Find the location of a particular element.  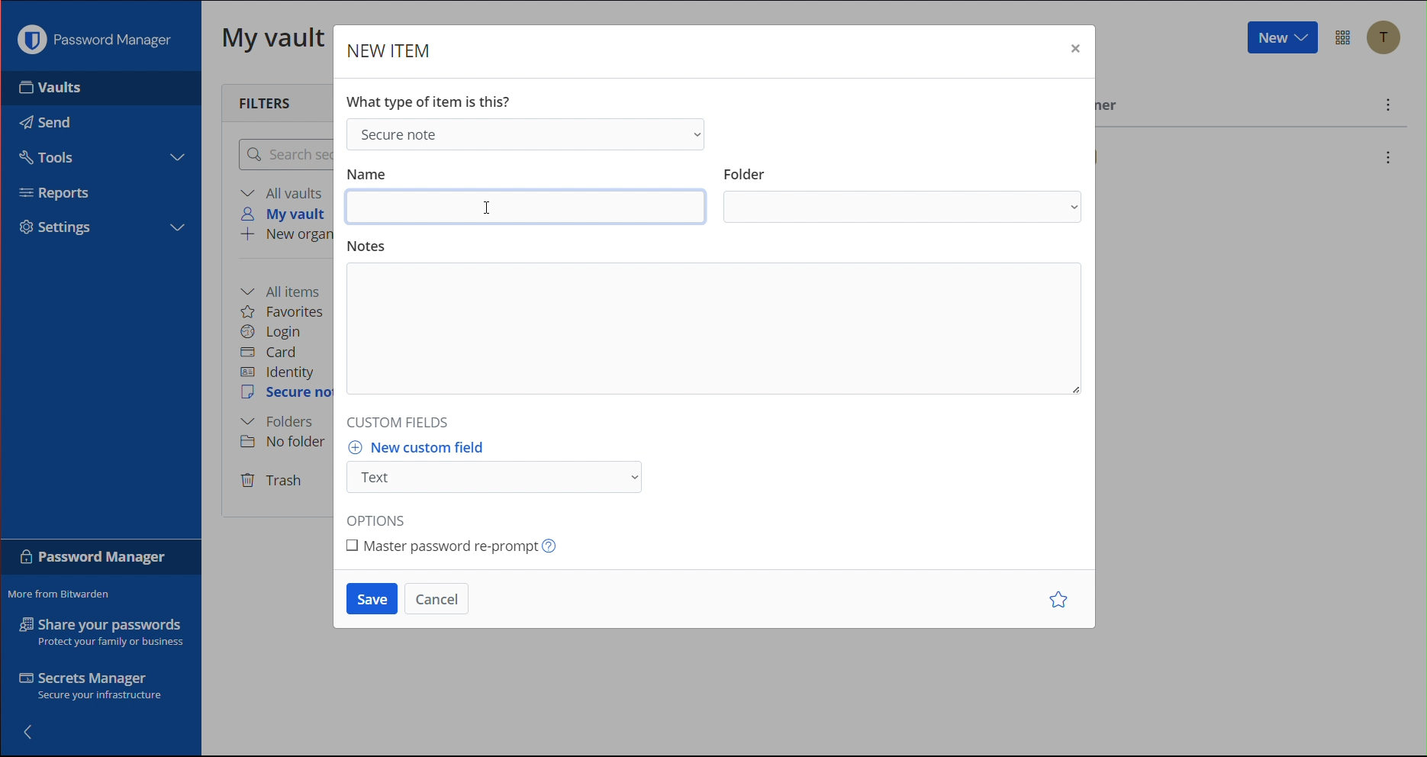

Login is located at coordinates (272, 332).